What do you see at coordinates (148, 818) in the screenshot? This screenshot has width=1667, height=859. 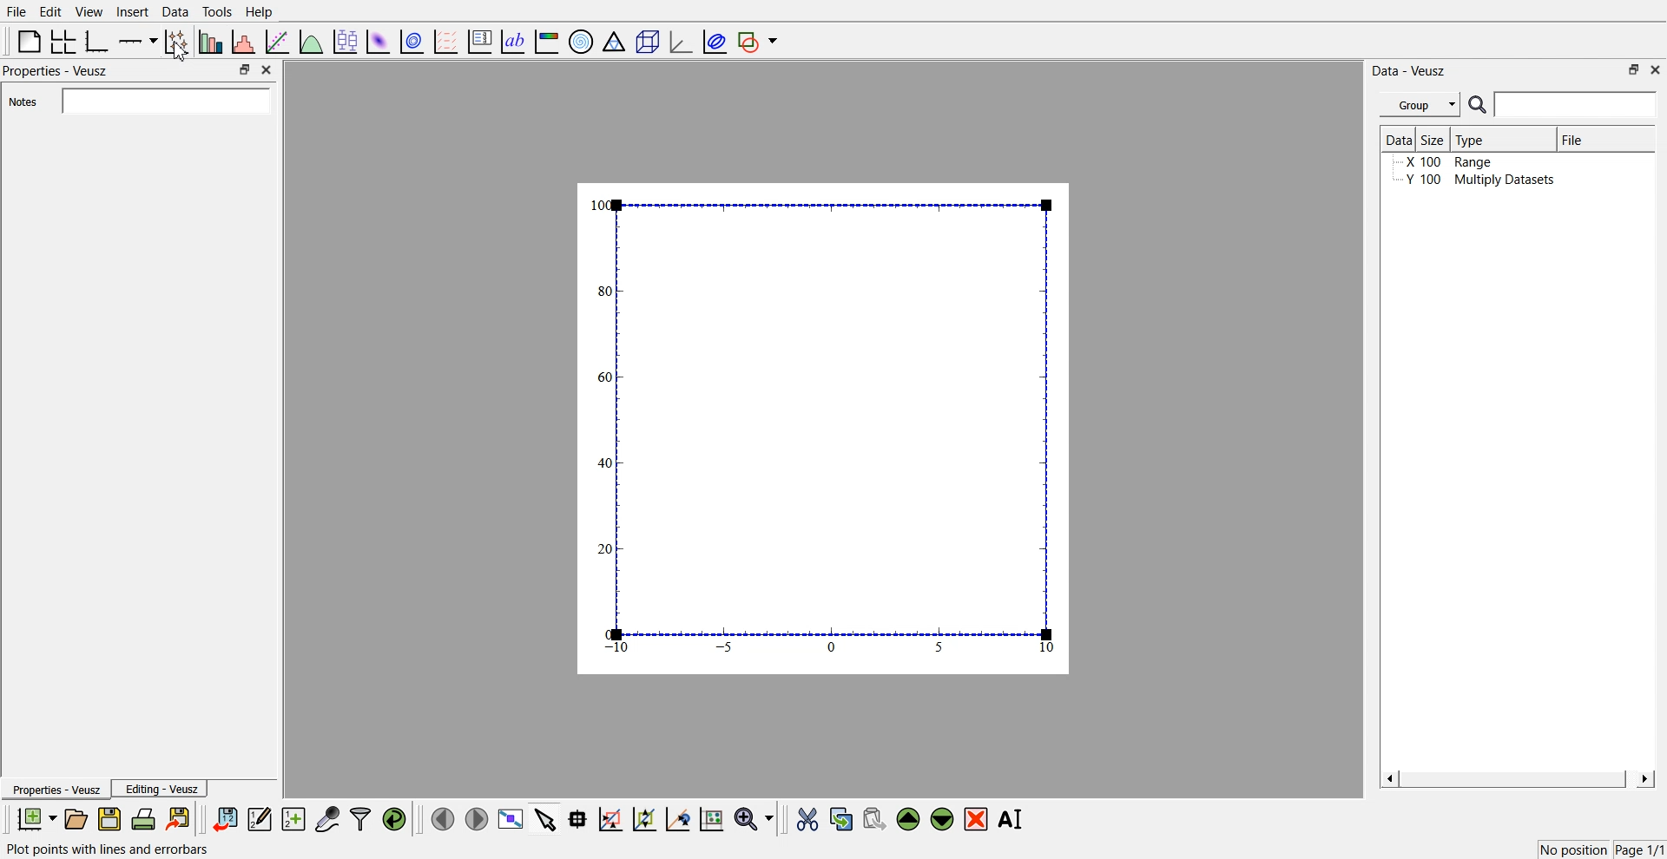 I see `print` at bounding box center [148, 818].